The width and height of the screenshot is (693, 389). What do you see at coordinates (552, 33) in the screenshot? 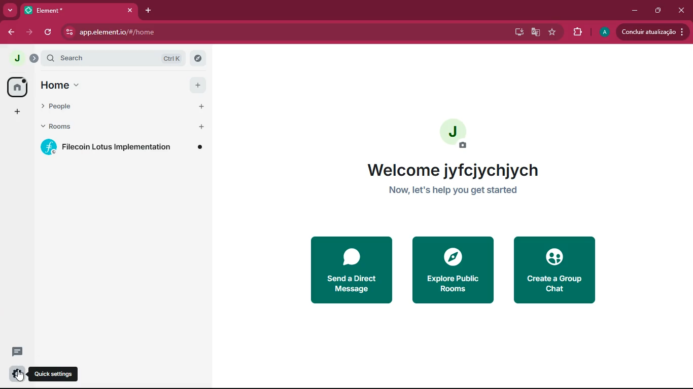
I see `bookmark` at bounding box center [552, 33].